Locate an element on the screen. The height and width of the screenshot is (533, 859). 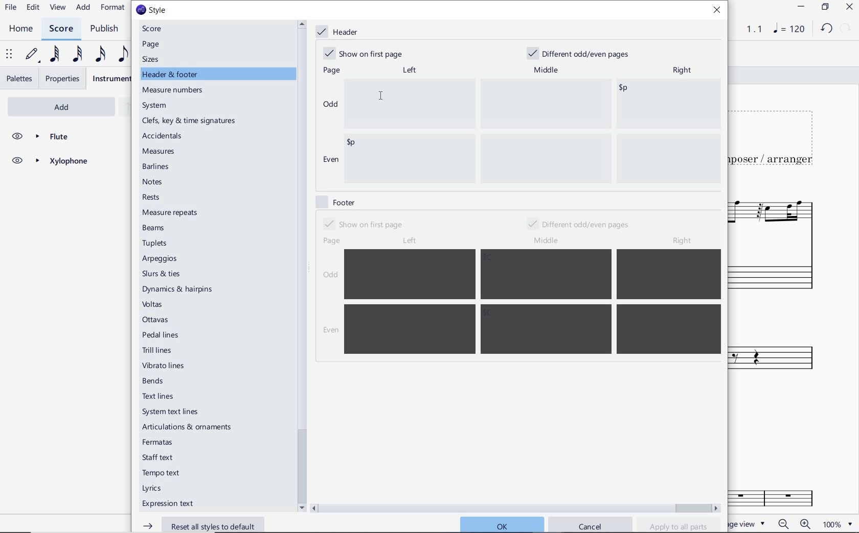
expression text is located at coordinates (169, 504).